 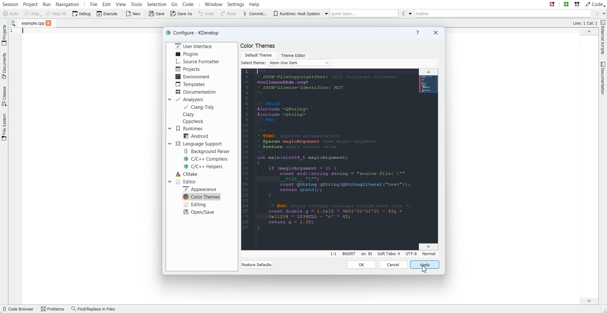 What do you see at coordinates (202, 197) in the screenshot?
I see `Color Themes selected` at bounding box center [202, 197].